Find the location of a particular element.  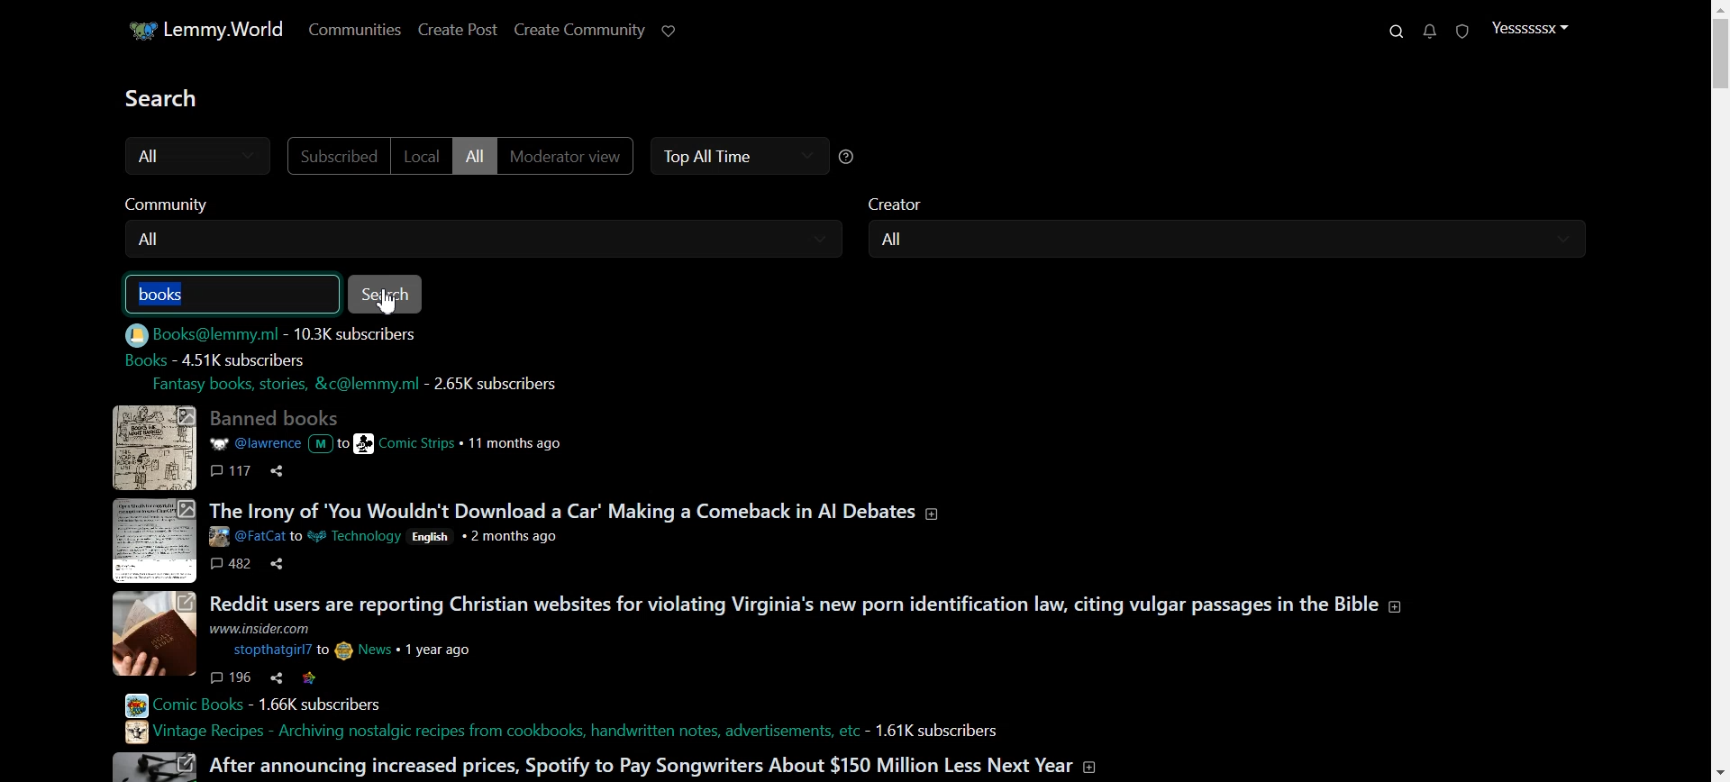

Communities is located at coordinates (357, 29).